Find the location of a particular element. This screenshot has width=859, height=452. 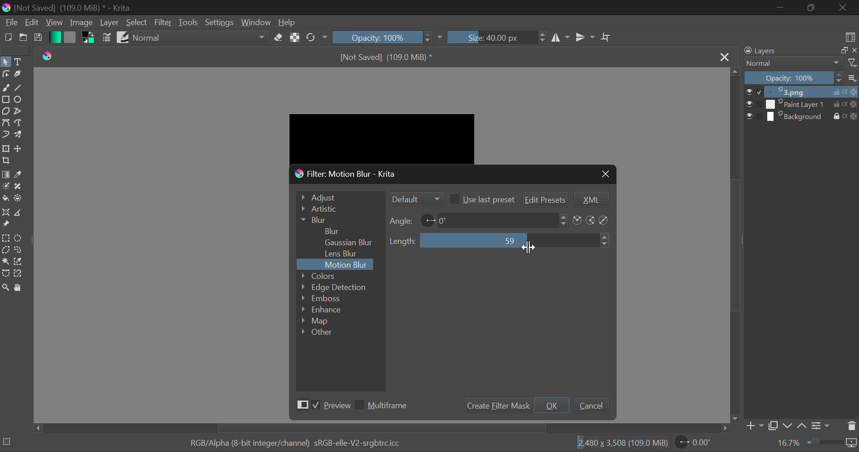

Brush Presets is located at coordinates (123, 37).